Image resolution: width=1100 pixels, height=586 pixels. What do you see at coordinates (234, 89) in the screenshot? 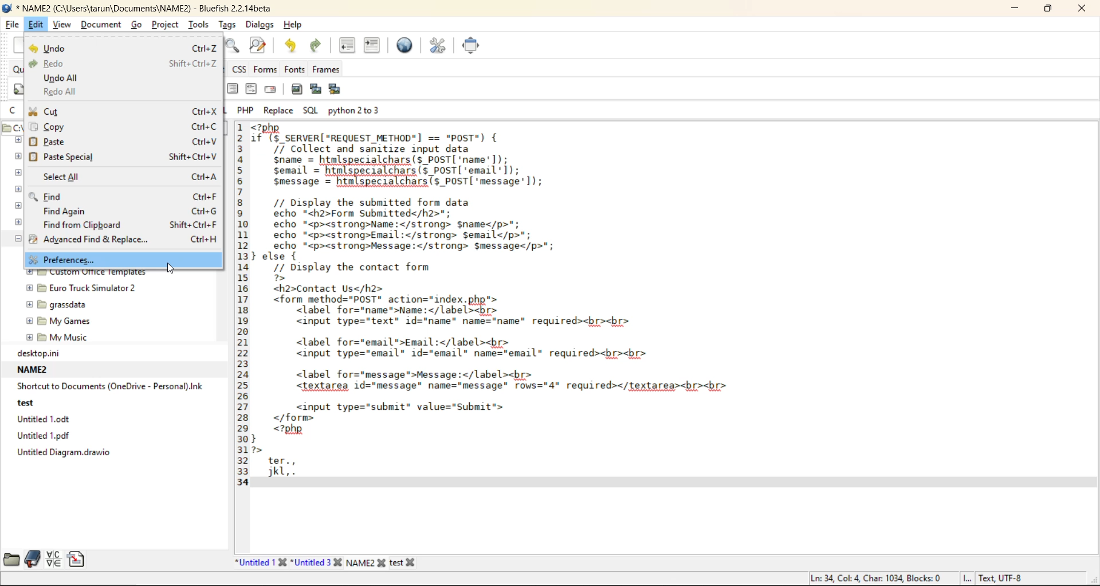
I see `right justify` at bounding box center [234, 89].